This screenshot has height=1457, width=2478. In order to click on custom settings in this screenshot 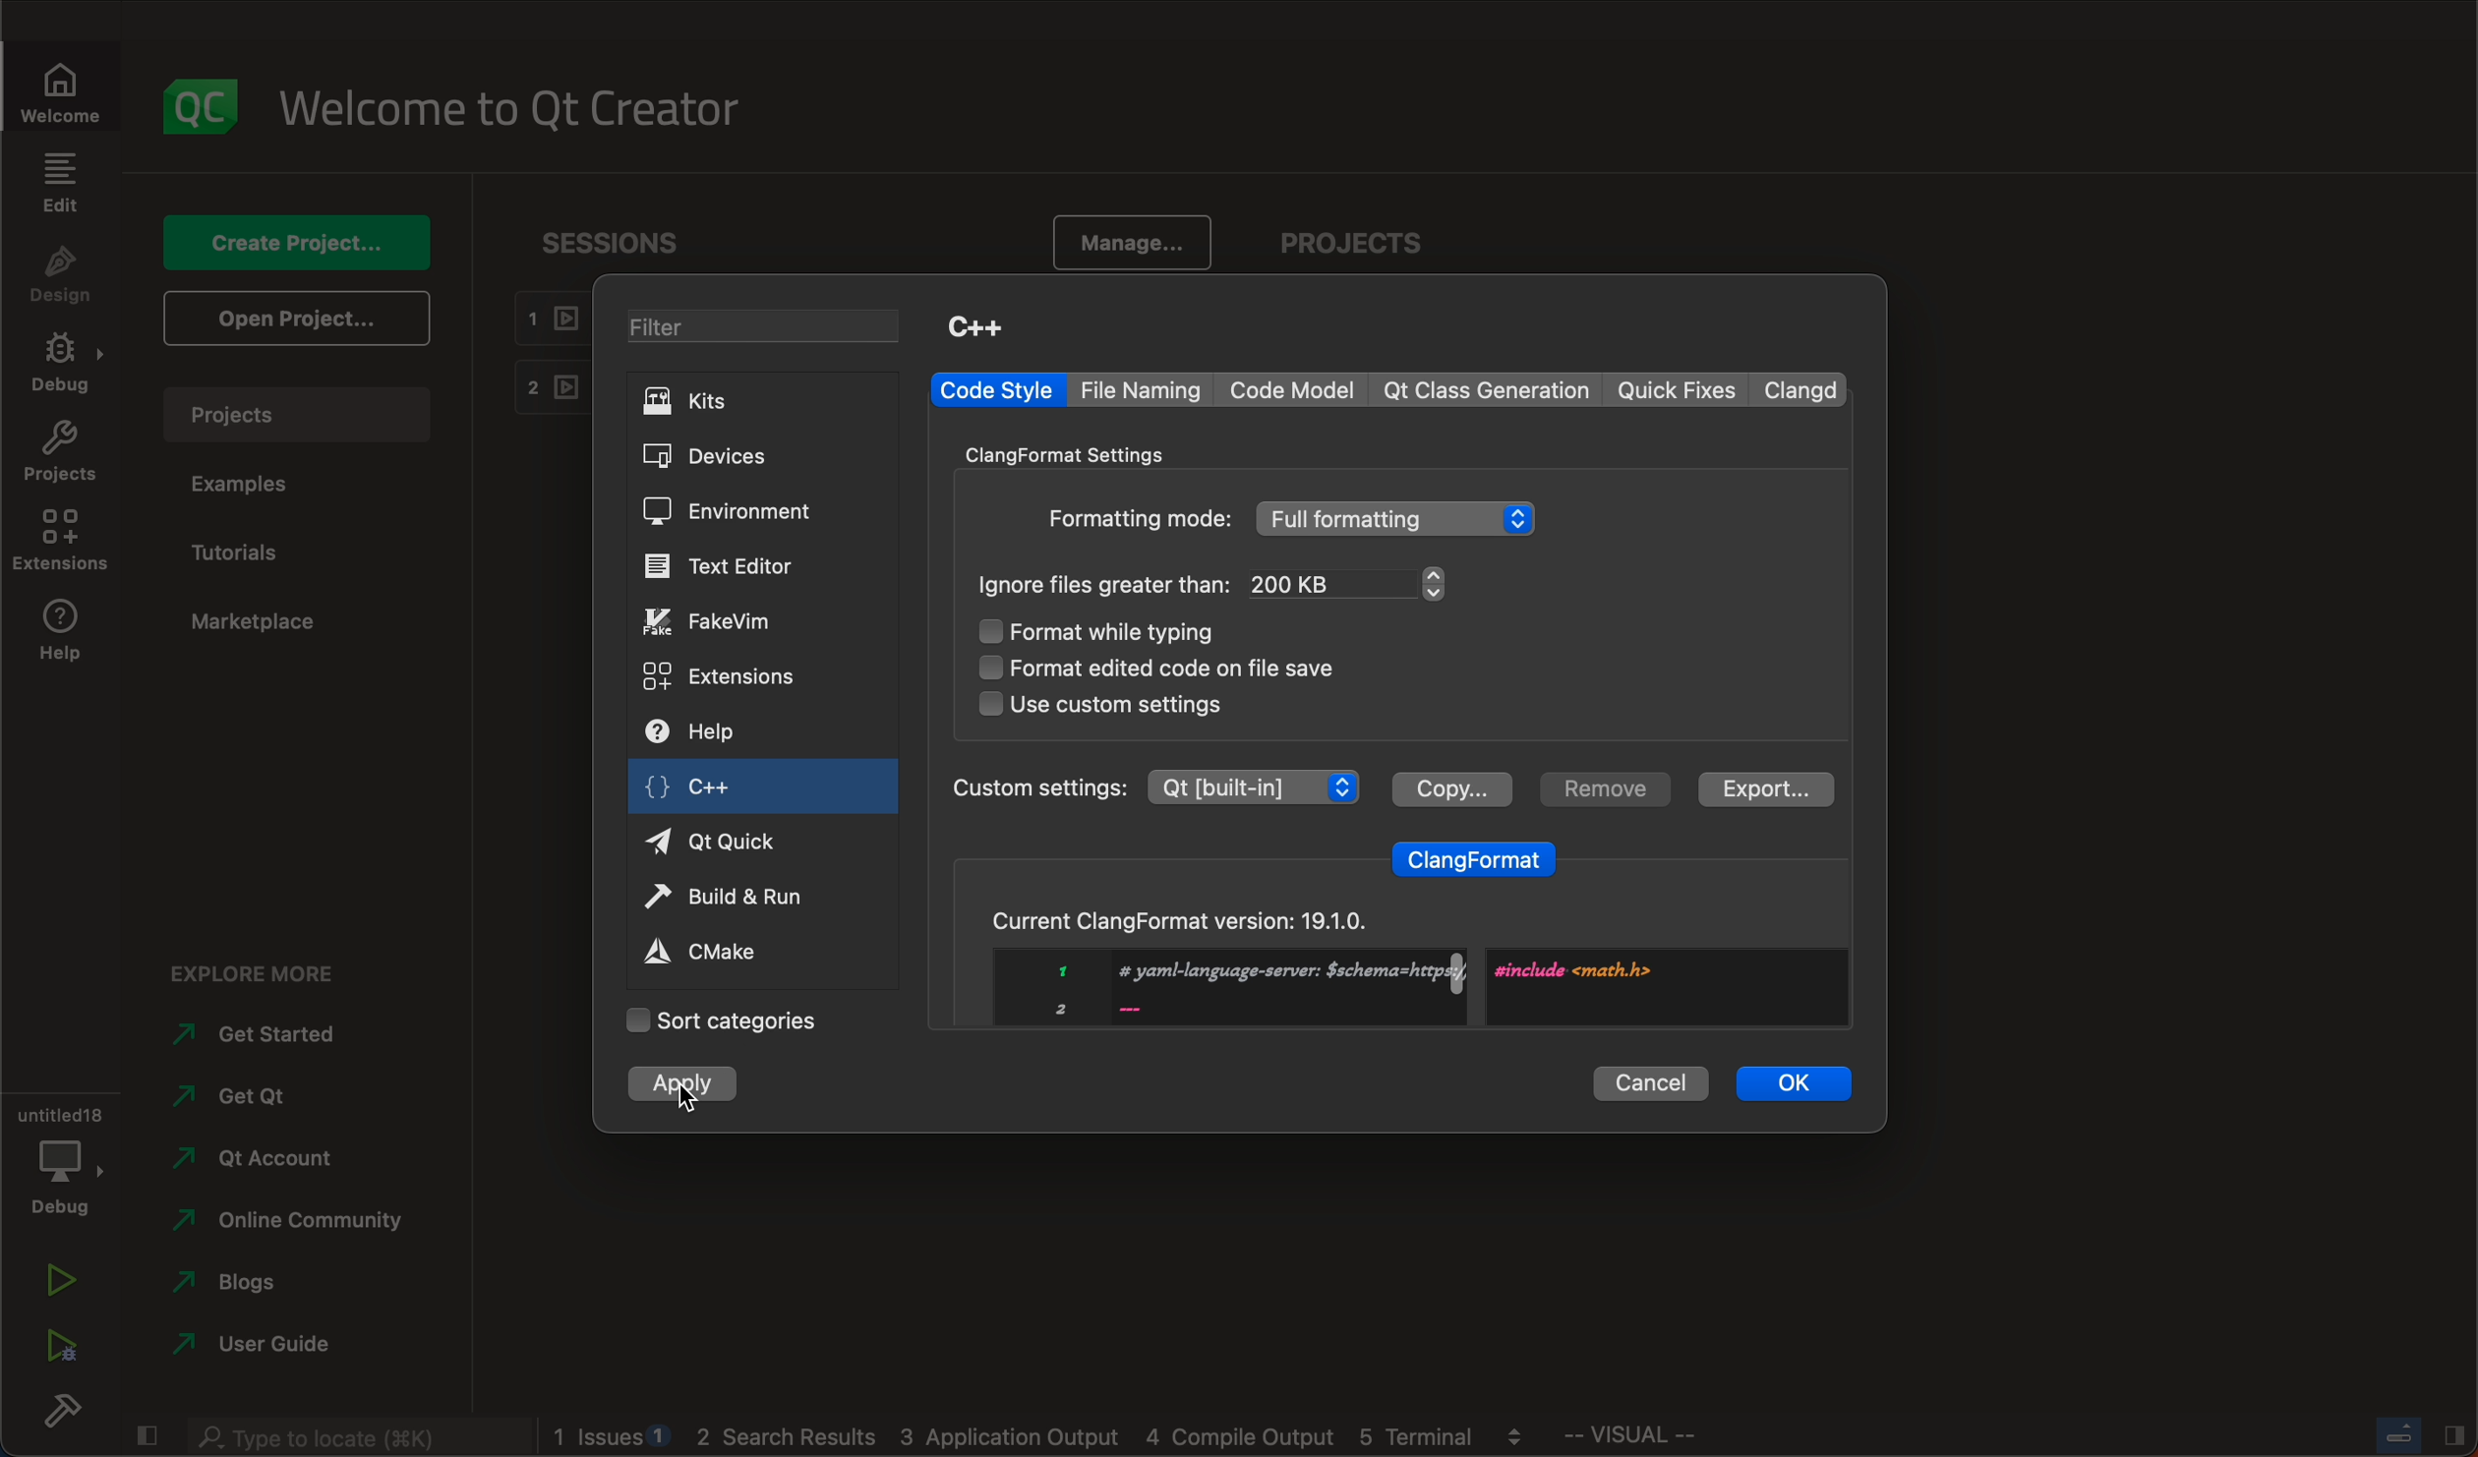, I will do `click(1101, 705)`.